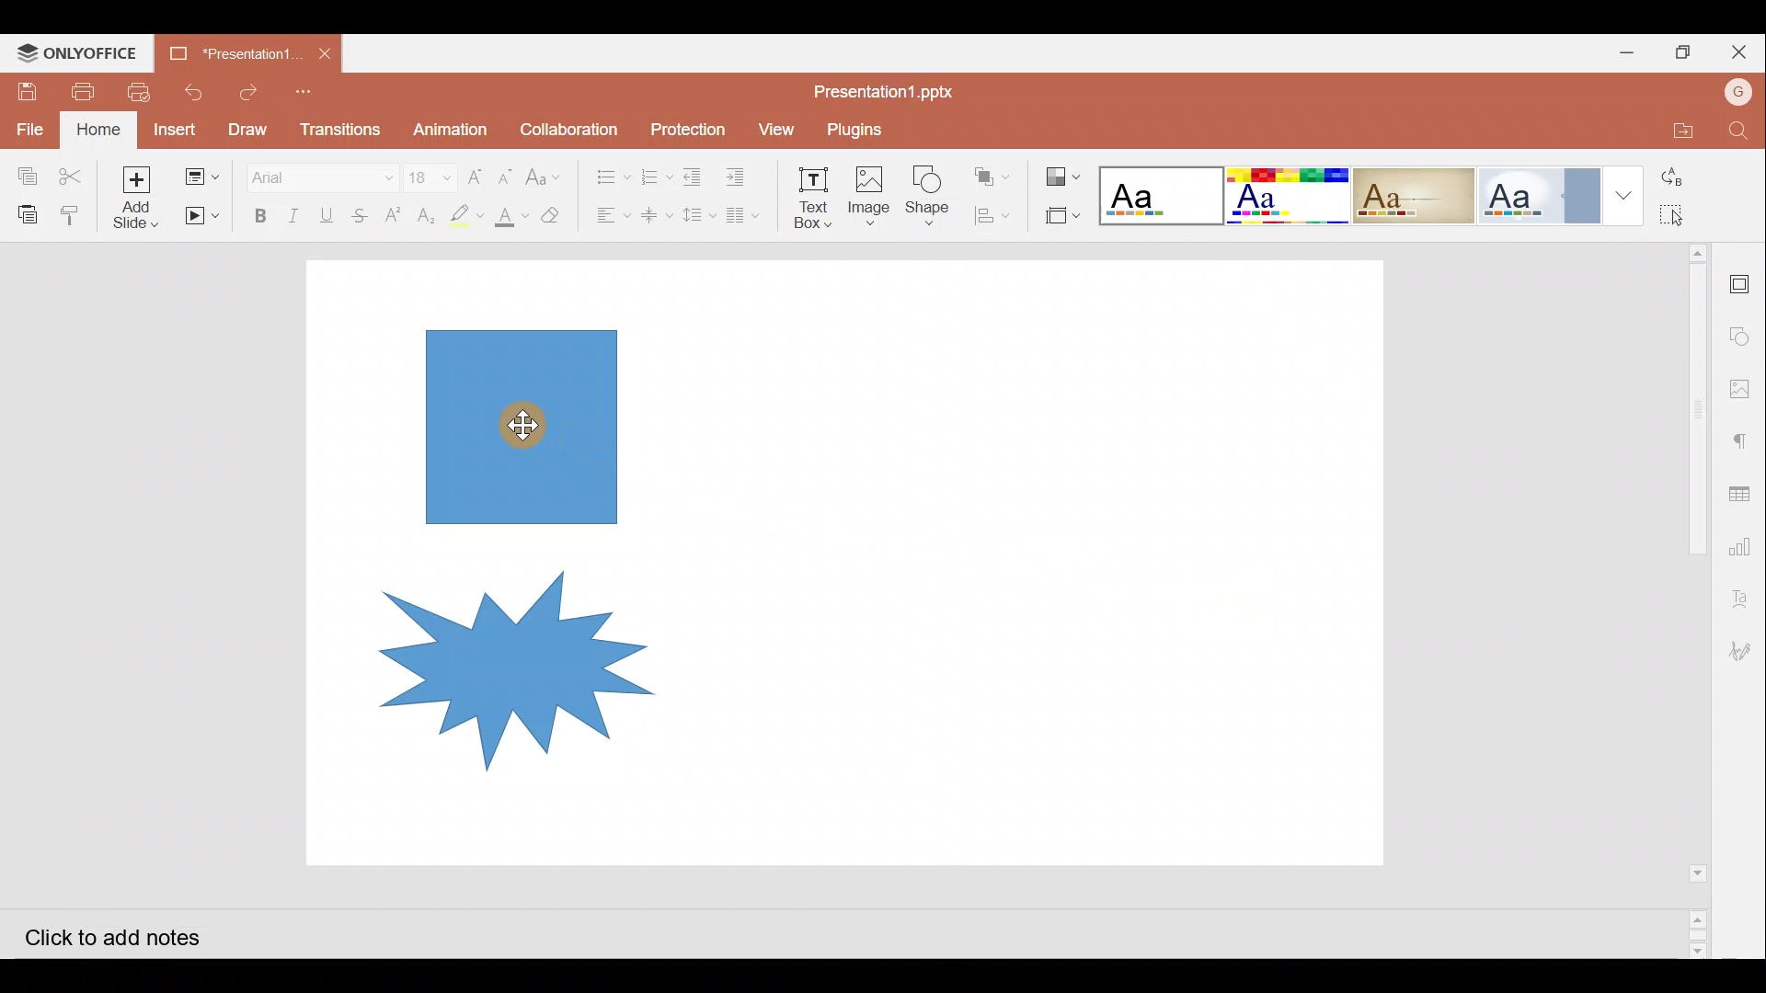 The height and width of the screenshot is (993, 1766). Describe the element at coordinates (27, 212) in the screenshot. I see `Paste` at that location.